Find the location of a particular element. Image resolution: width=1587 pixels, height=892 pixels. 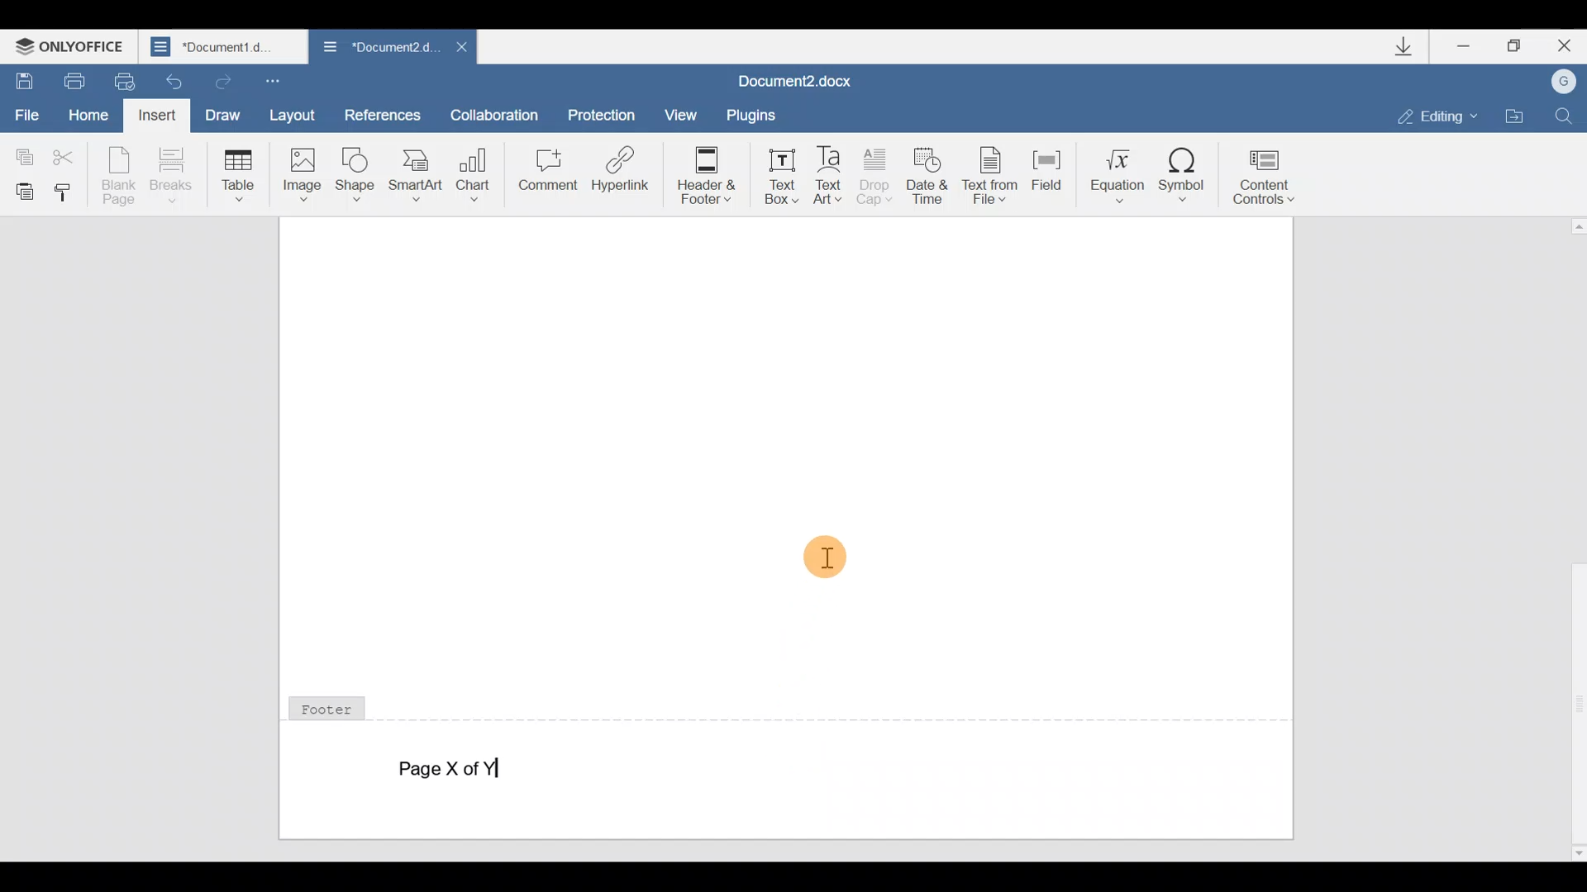

Text from file is located at coordinates (985, 172).